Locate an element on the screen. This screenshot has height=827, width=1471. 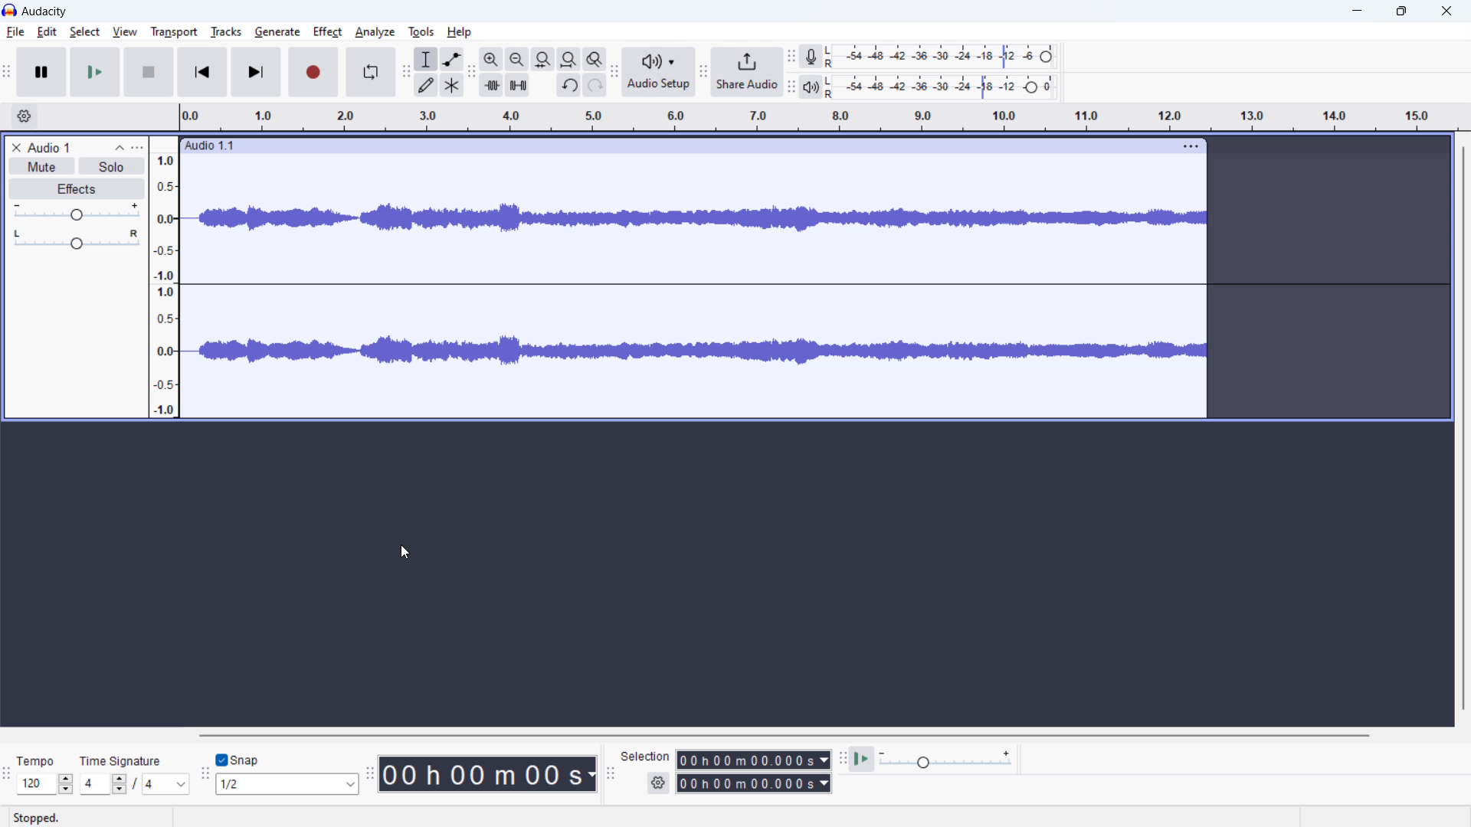
audio setup is located at coordinates (659, 73).